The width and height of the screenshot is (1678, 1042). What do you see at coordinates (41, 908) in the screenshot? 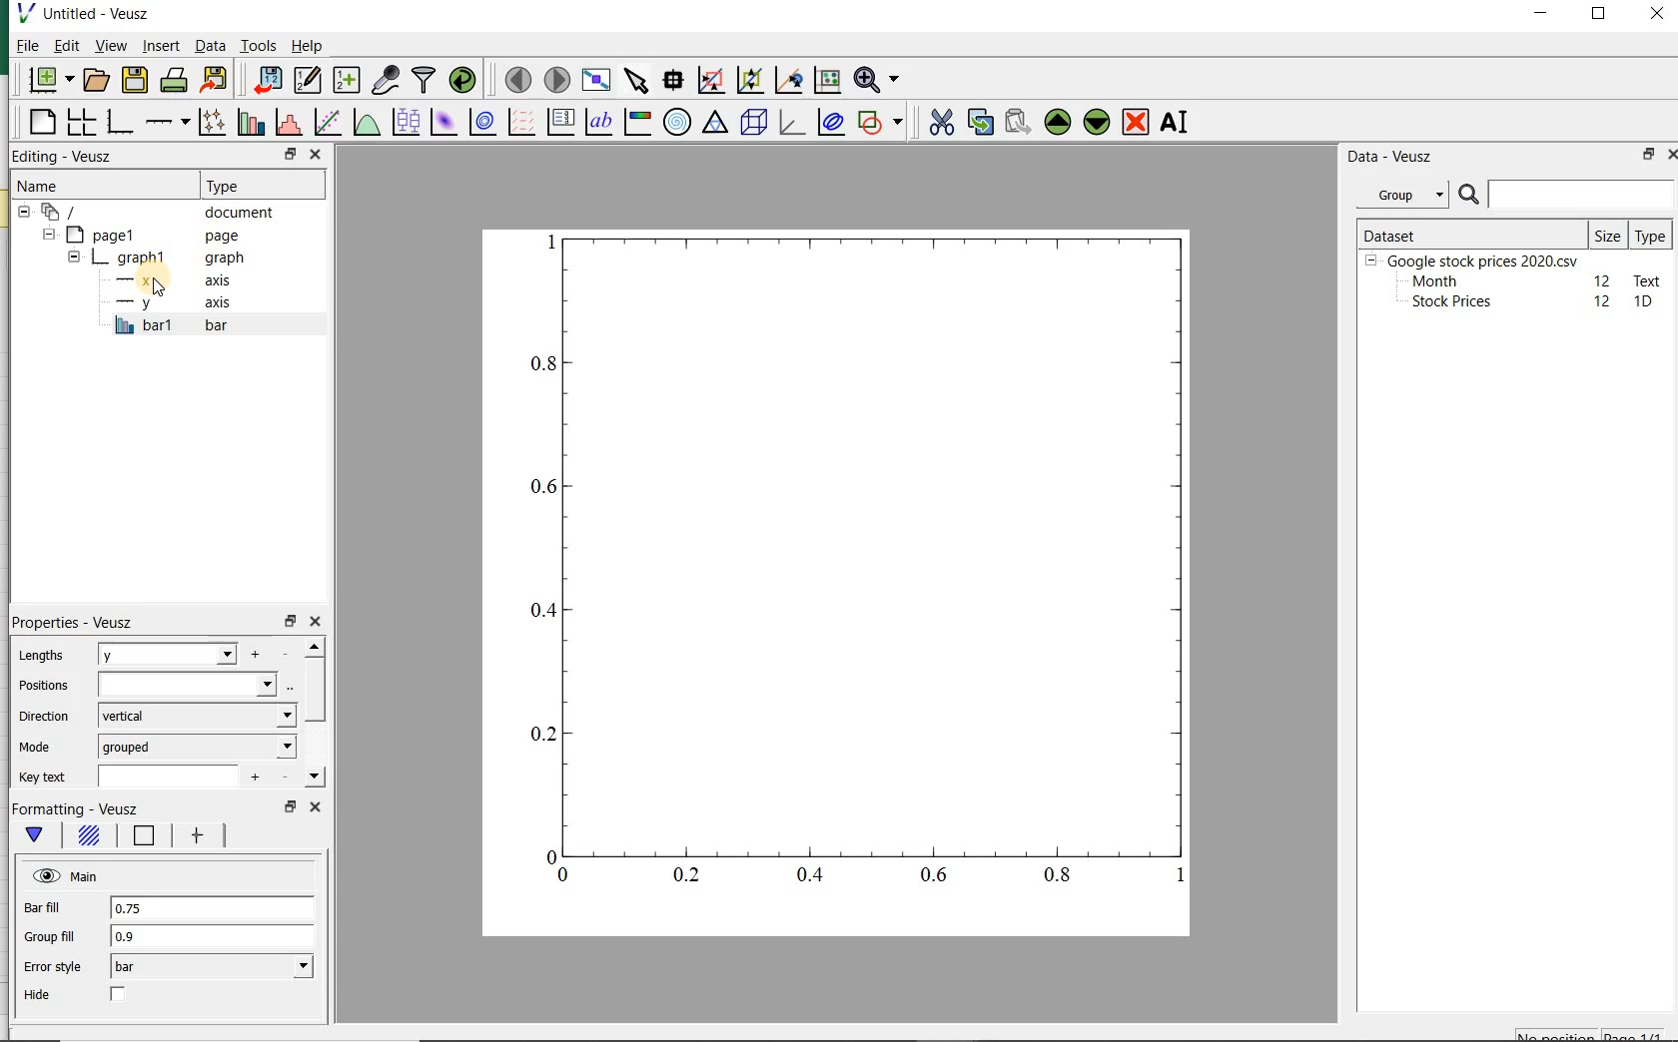
I see `Bar fill` at bounding box center [41, 908].